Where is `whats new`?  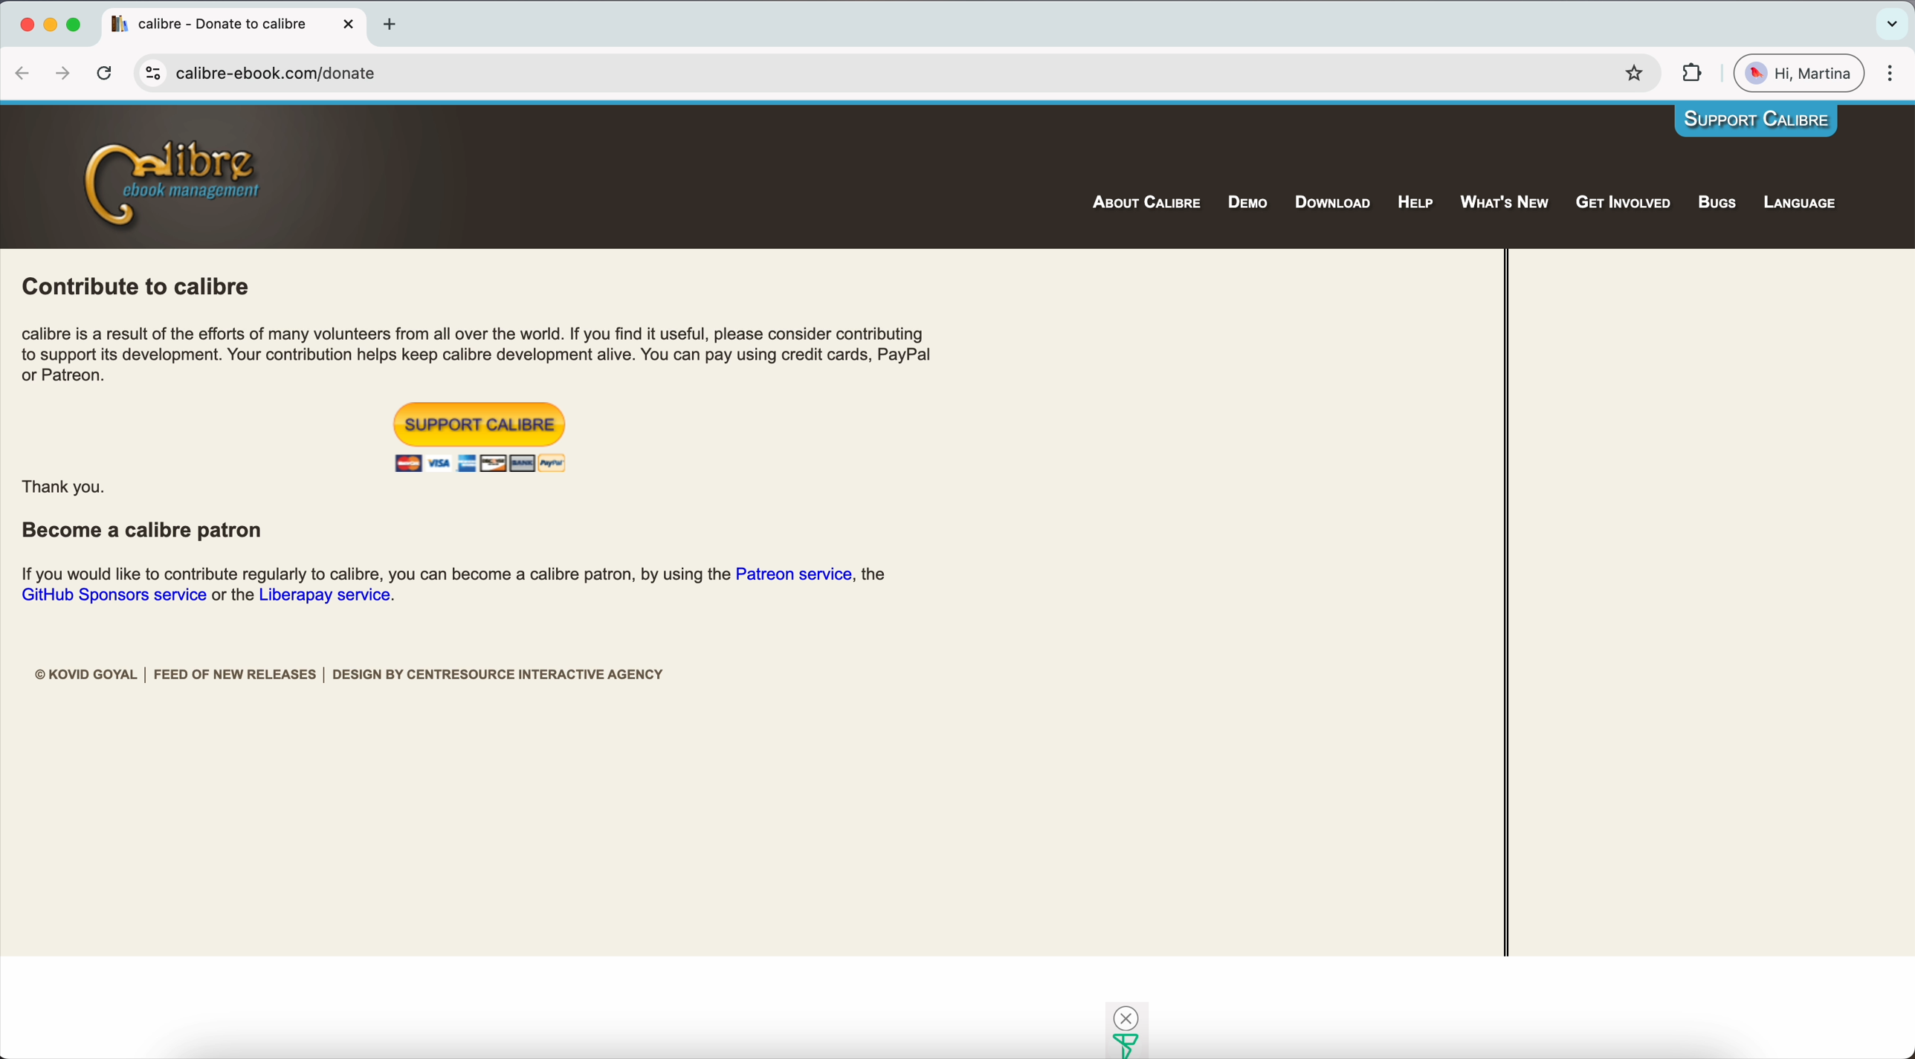
whats new is located at coordinates (1505, 203).